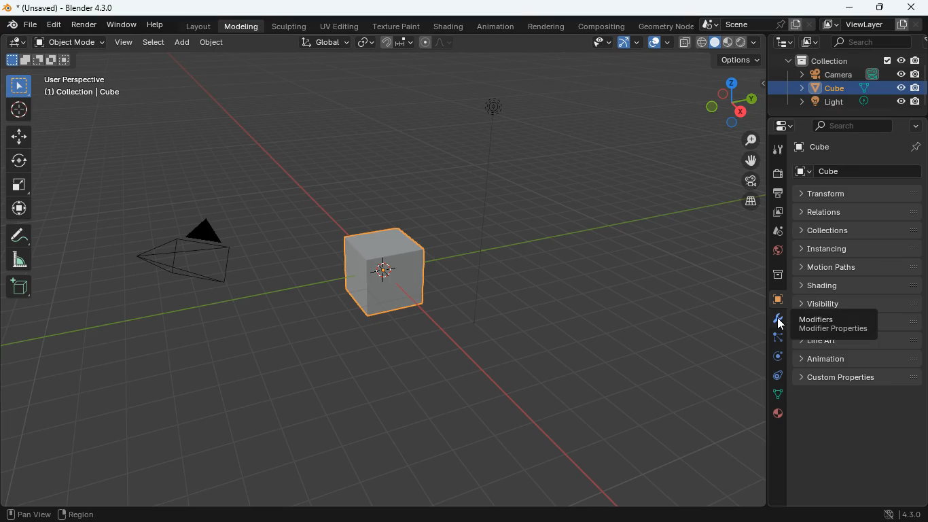 This screenshot has width=928, height=522. I want to click on modeling, so click(244, 27).